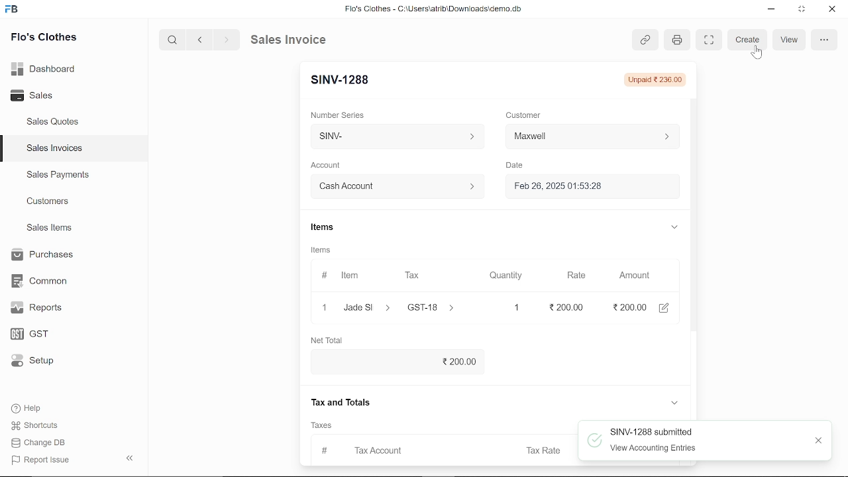 The height and width of the screenshot is (477, 848). Describe the element at coordinates (41, 335) in the screenshot. I see `GST` at that location.